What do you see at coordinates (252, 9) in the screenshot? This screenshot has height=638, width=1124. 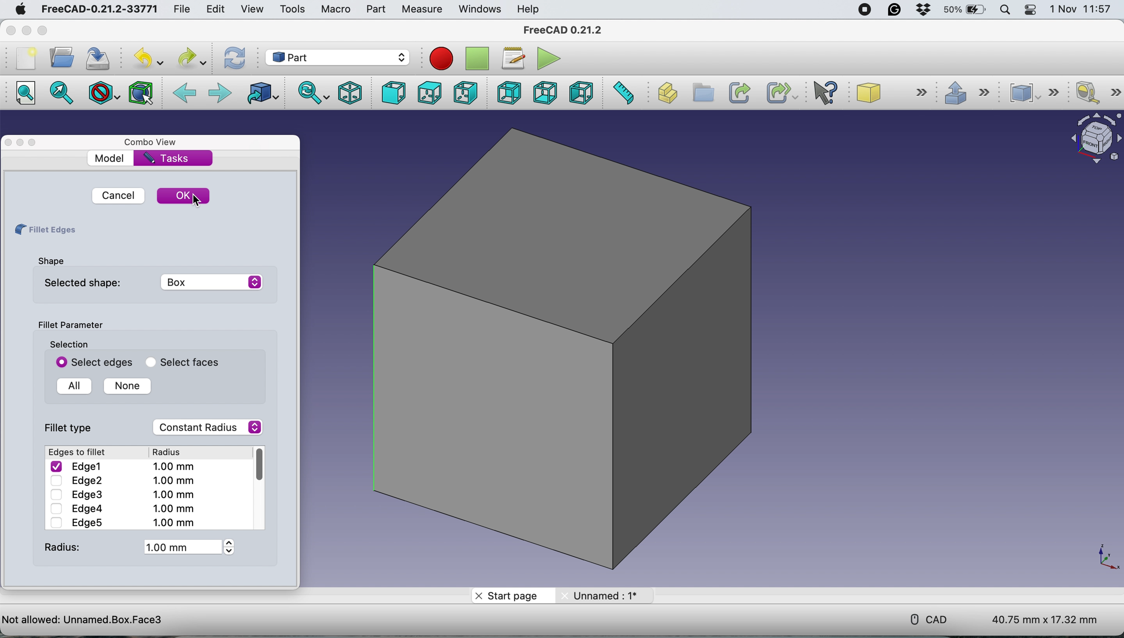 I see `view` at bounding box center [252, 9].